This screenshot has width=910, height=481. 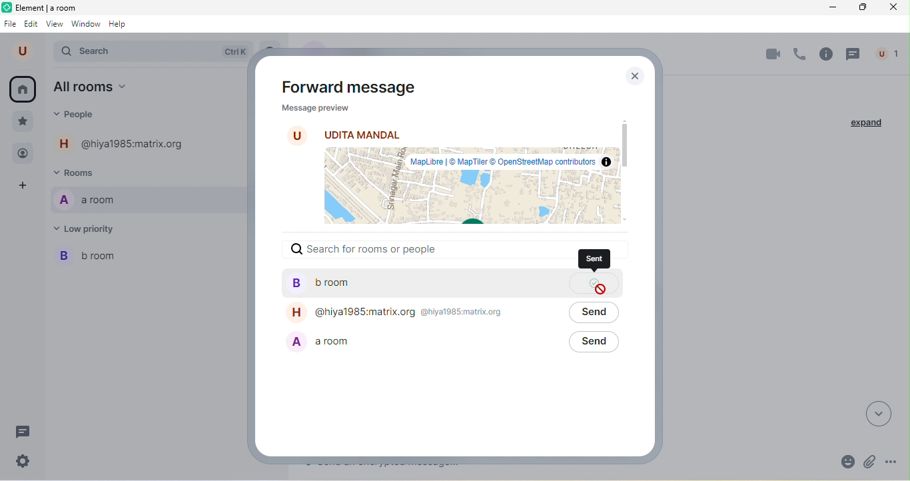 What do you see at coordinates (56, 25) in the screenshot?
I see `view` at bounding box center [56, 25].